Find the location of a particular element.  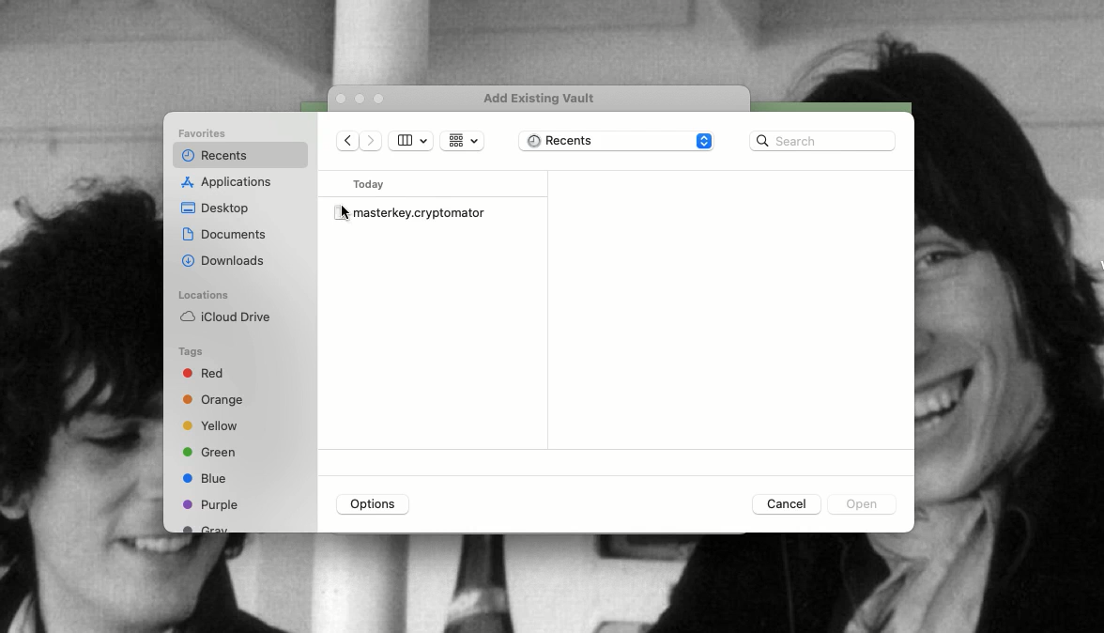

Favorites is located at coordinates (206, 134).